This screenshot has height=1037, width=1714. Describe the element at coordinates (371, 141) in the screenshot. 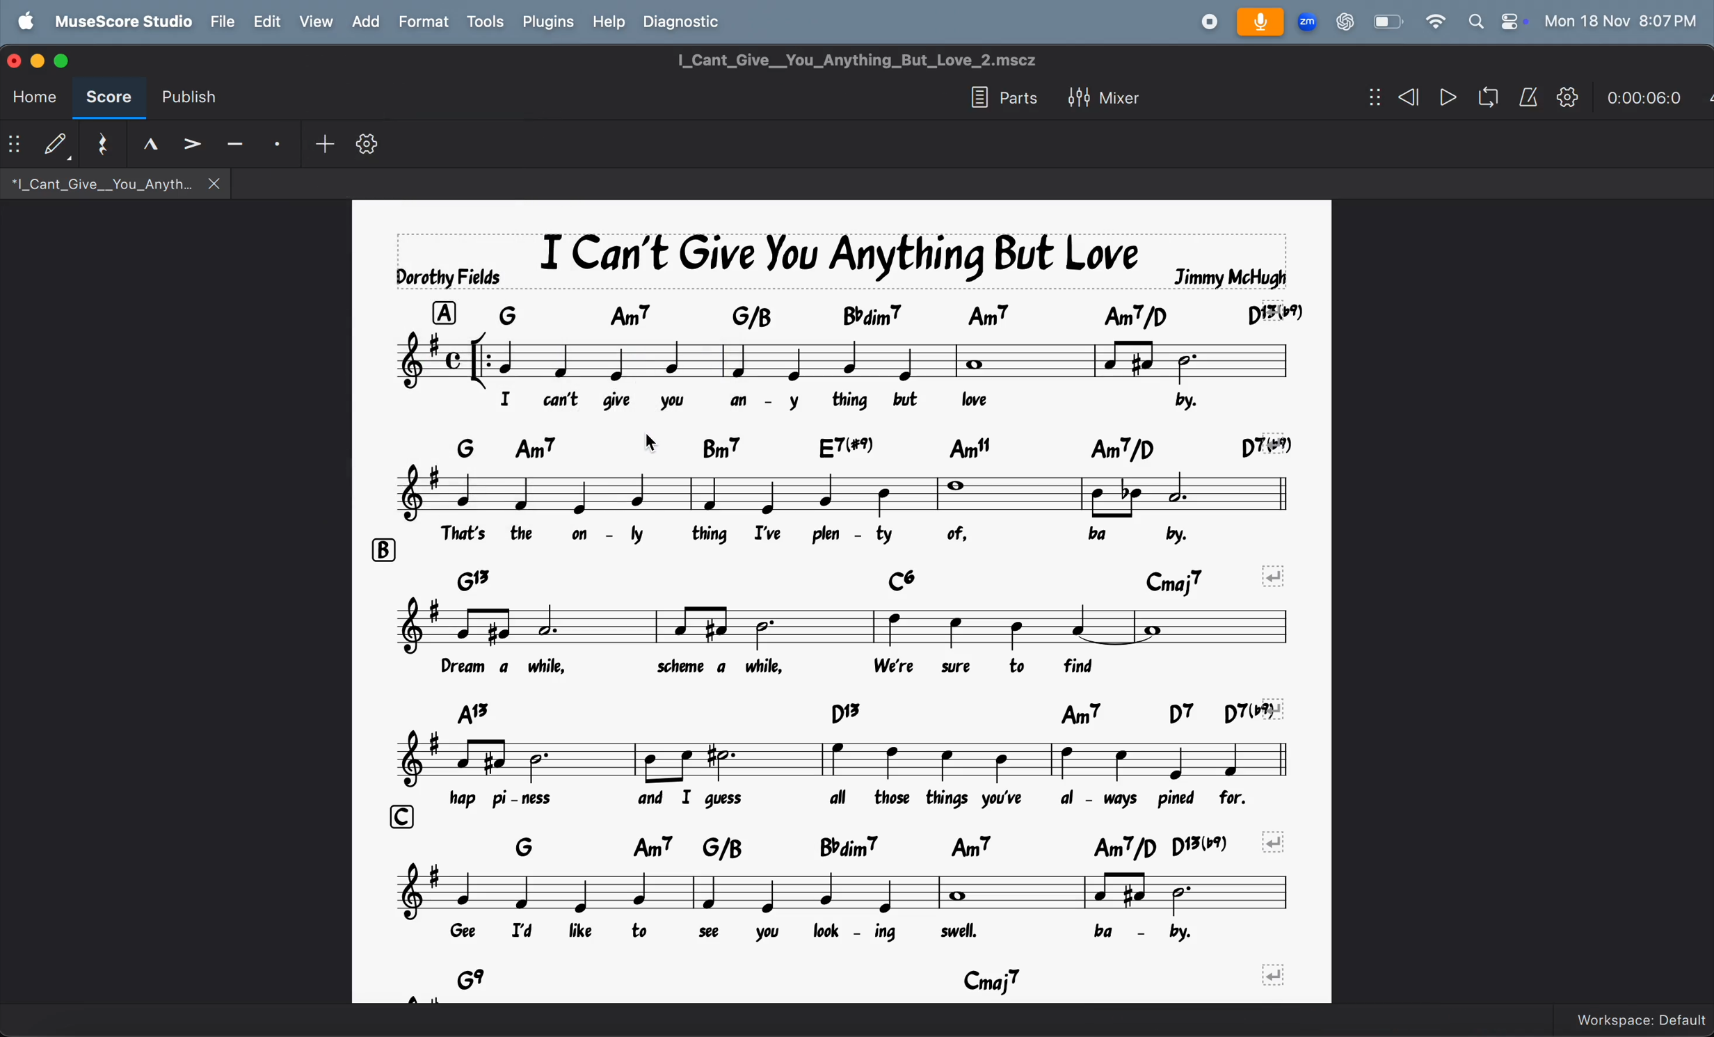

I see `settings toolbar` at that location.